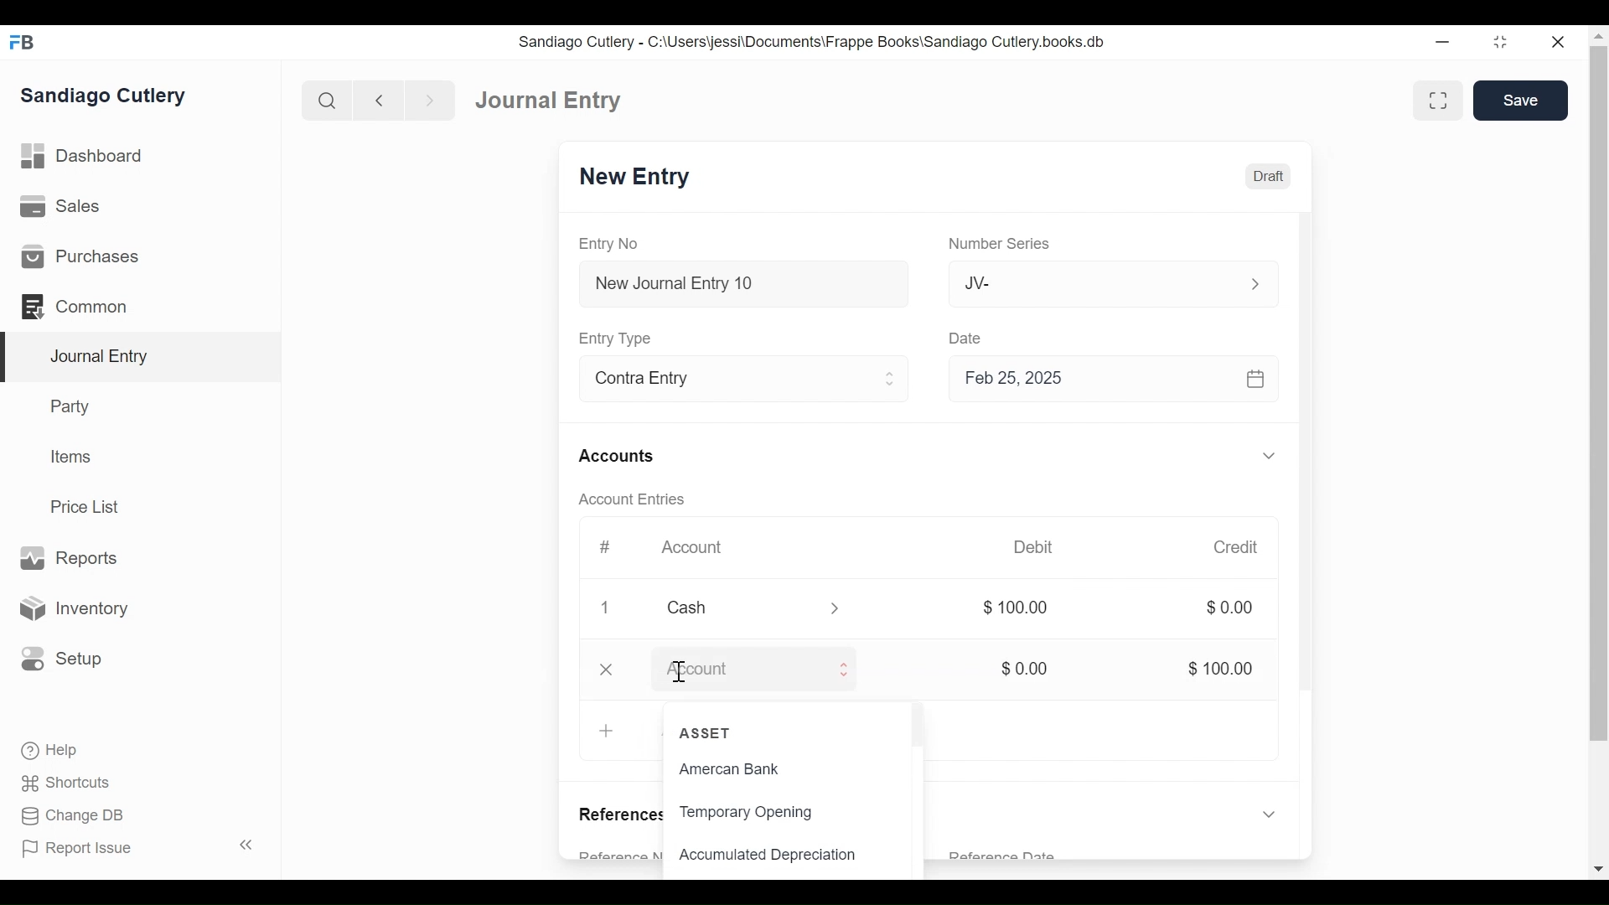 The width and height of the screenshot is (1609, 905). Describe the element at coordinates (1089, 282) in the screenshot. I see `JV-` at that location.